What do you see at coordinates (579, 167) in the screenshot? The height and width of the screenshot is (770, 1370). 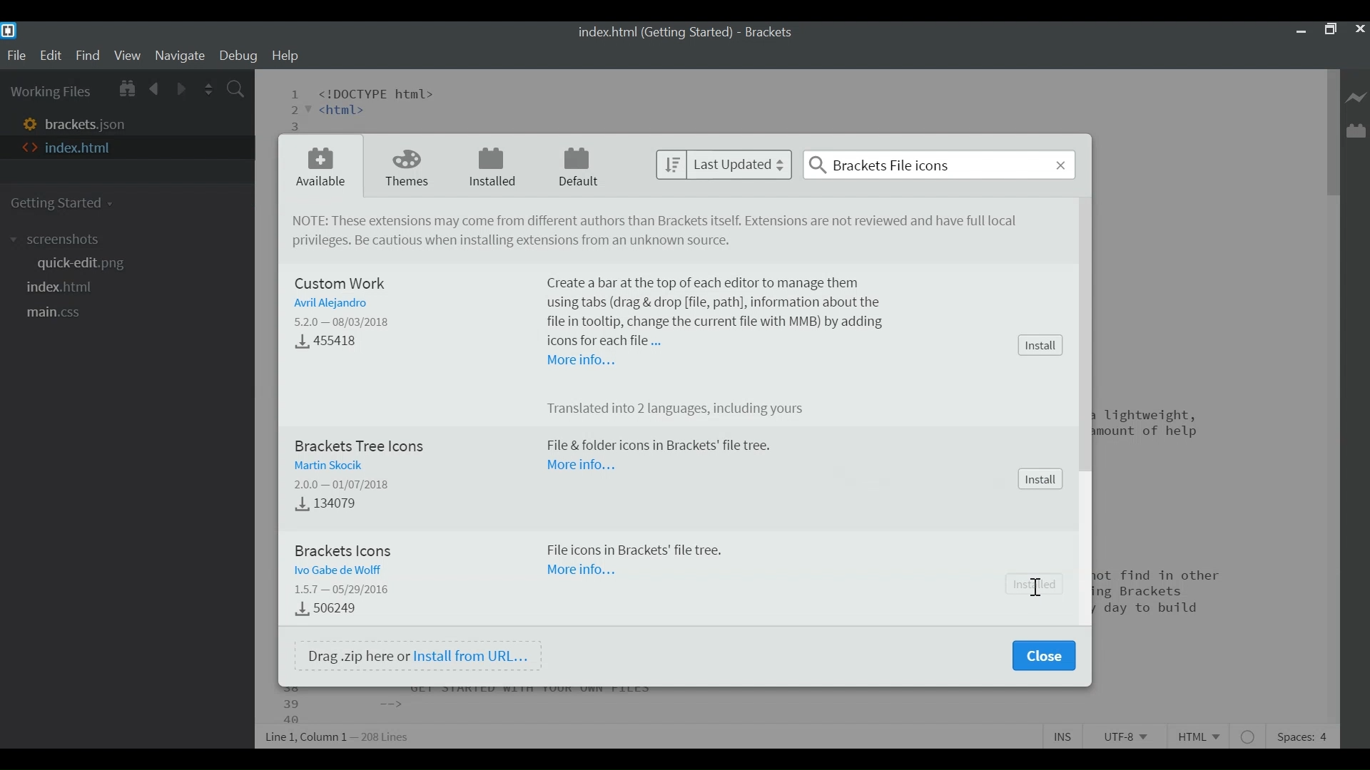 I see `Default` at bounding box center [579, 167].